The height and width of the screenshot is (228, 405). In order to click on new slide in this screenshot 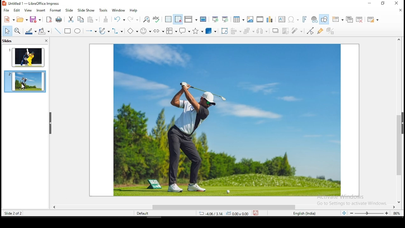, I will do `click(338, 19)`.